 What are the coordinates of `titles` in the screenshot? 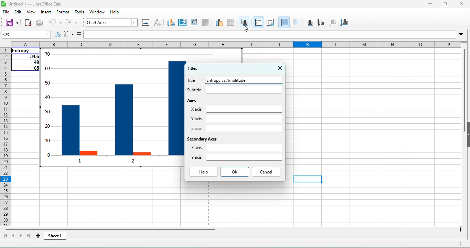 It's located at (245, 20).